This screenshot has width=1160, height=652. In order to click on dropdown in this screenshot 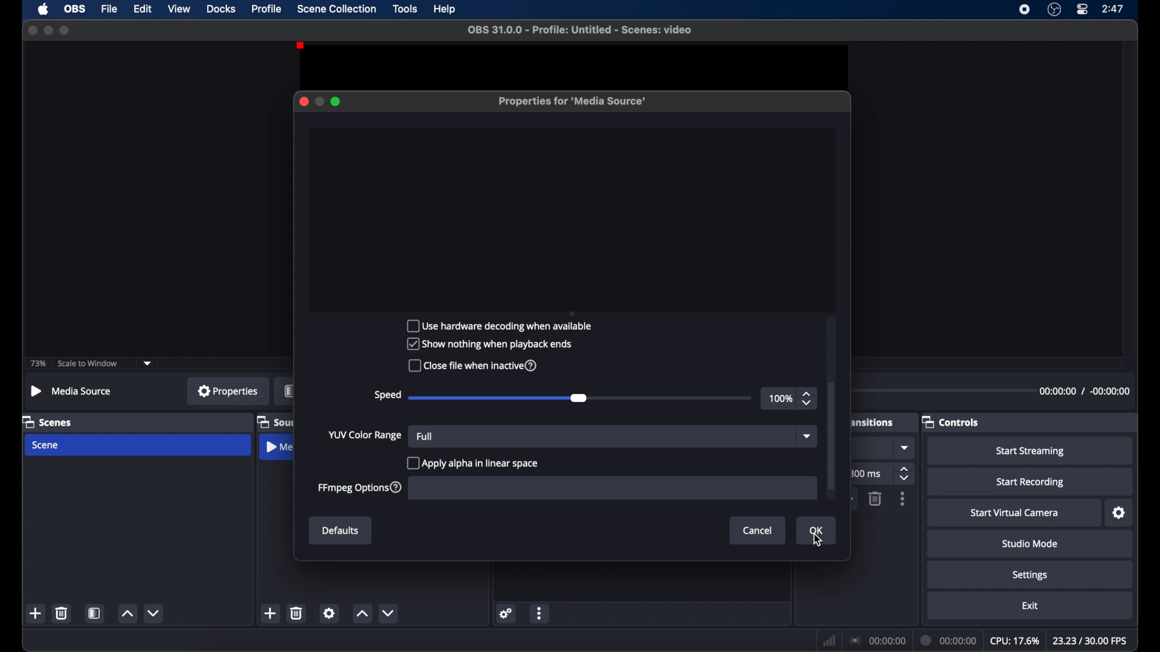, I will do `click(148, 363)`.